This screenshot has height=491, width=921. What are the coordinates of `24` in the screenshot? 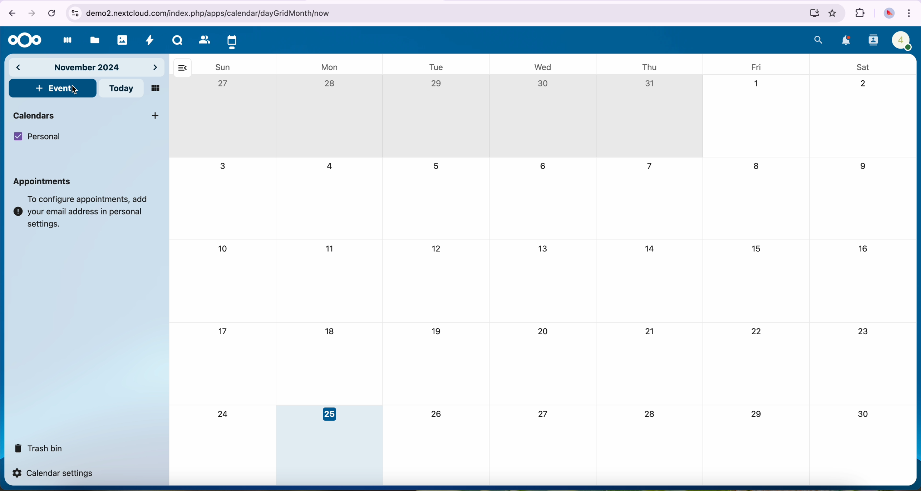 It's located at (225, 415).